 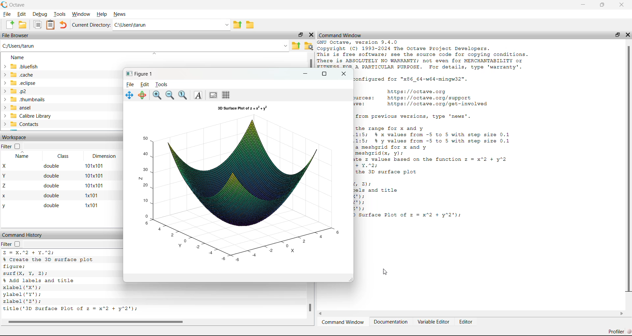 I want to click on ylabel('Y');, so click(x=23, y=295).